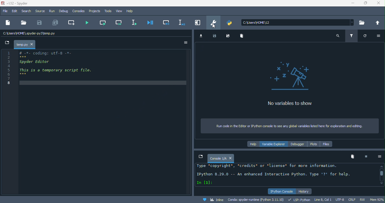 This screenshot has width=385, height=203. Describe the element at coordinates (52, 12) in the screenshot. I see `run` at that location.